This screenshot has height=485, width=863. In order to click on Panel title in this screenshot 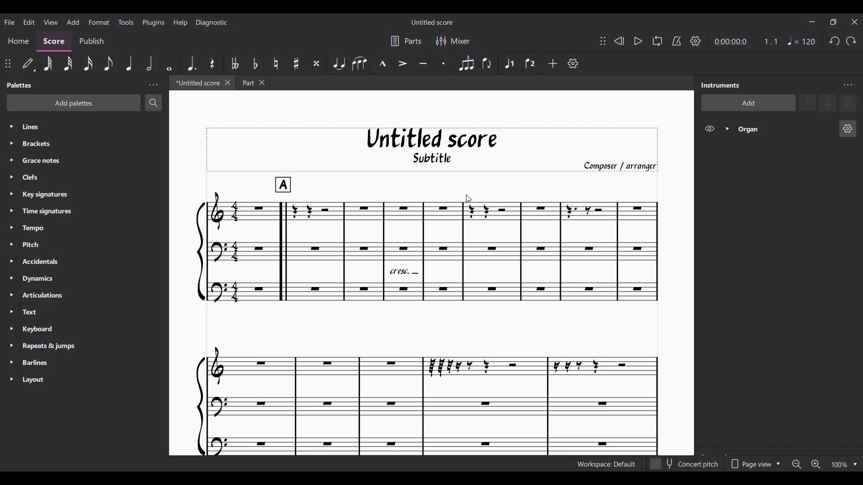, I will do `click(20, 85)`.